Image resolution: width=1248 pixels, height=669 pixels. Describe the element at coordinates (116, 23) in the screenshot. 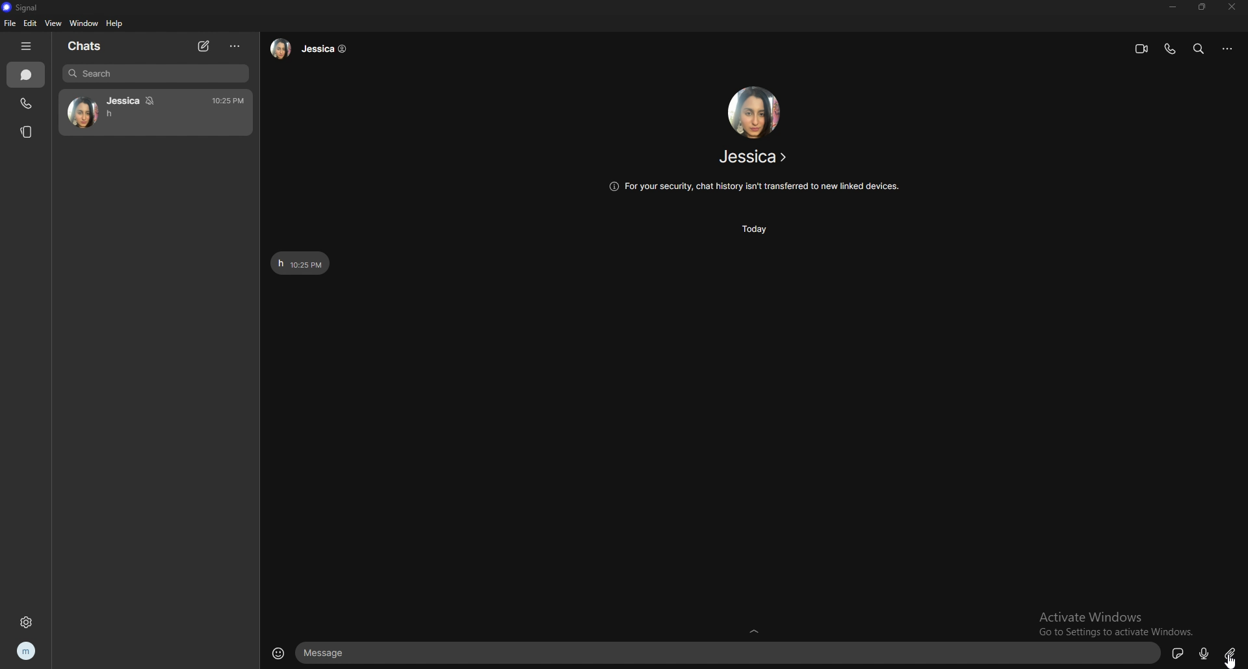

I see `help` at that location.